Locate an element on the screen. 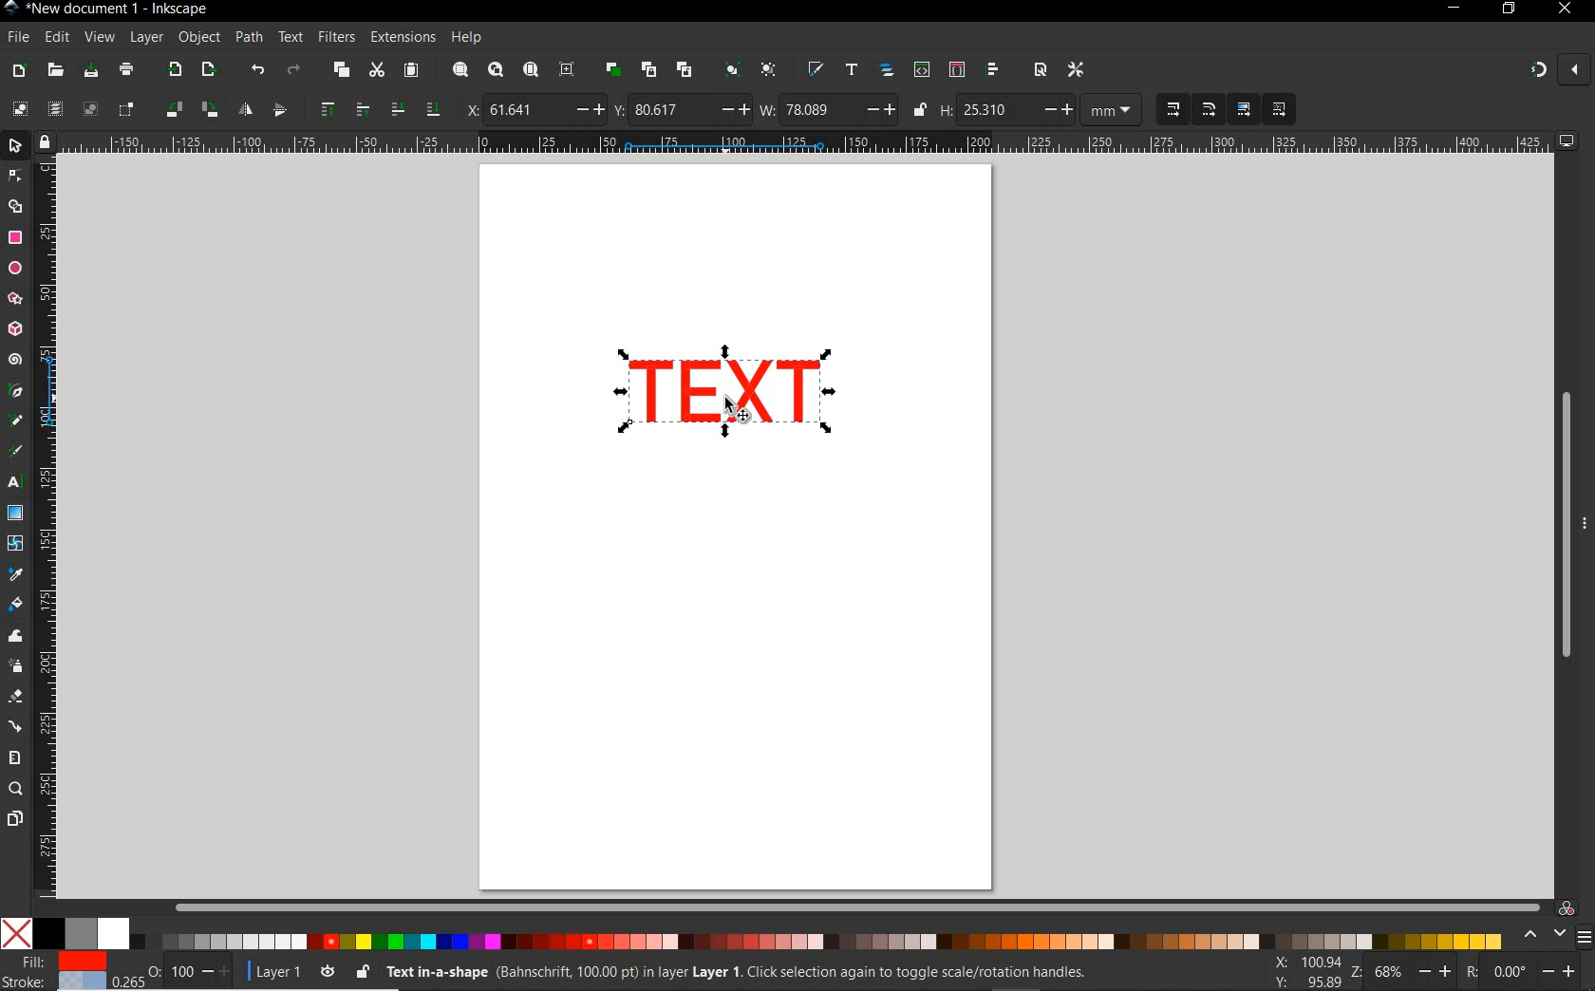  ENABLE SNAPPING TOOL is located at coordinates (1548, 71).